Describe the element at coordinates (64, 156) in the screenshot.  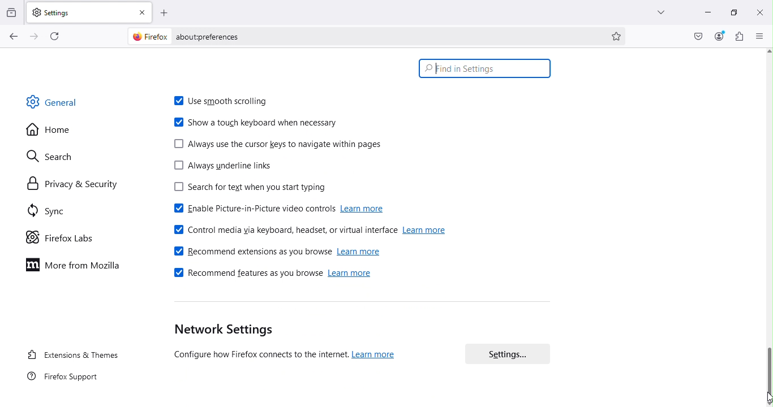
I see `Search` at that location.